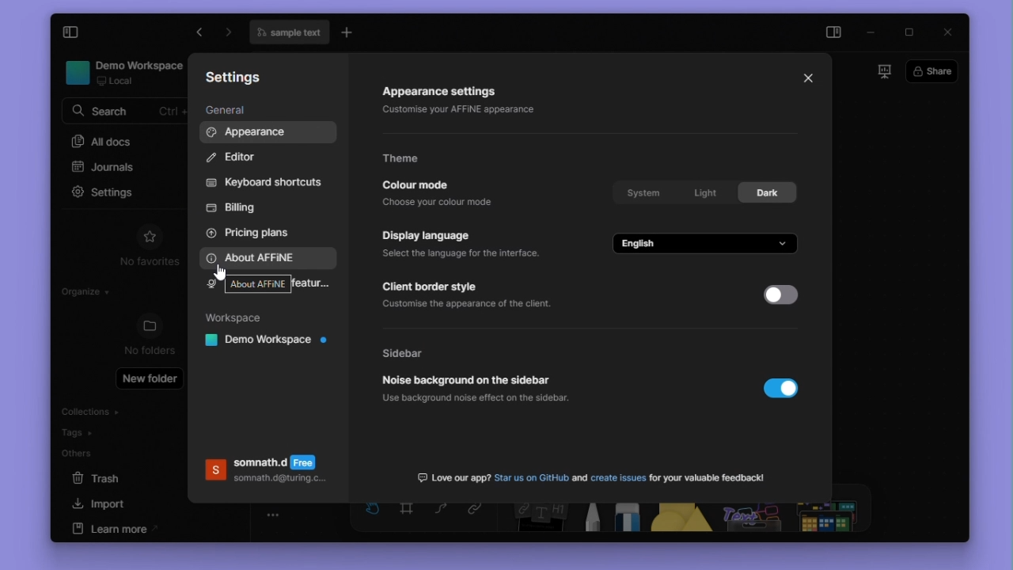 Image resolution: width=1013 pixels, height=570 pixels. Describe the element at coordinates (482, 517) in the screenshot. I see `link` at that location.